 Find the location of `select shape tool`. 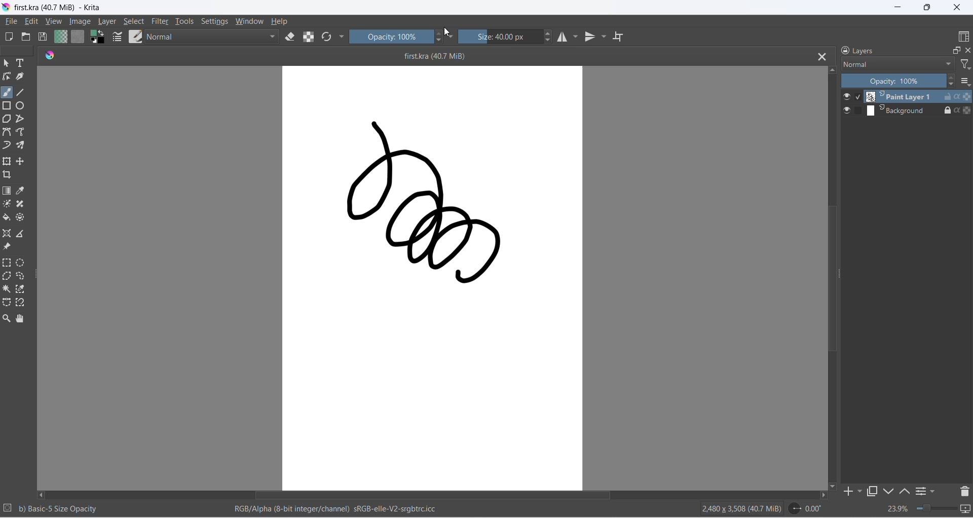

select shape tool is located at coordinates (7, 63).